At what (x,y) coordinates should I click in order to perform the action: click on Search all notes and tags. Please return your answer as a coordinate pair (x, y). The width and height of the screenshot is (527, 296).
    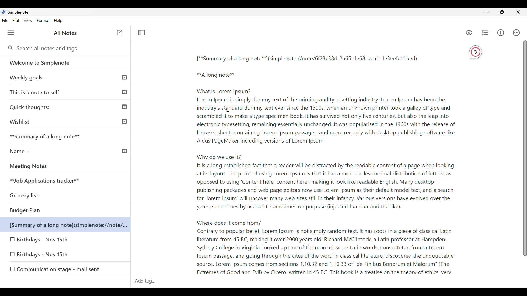
    Looking at the image, I should click on (49, 49).